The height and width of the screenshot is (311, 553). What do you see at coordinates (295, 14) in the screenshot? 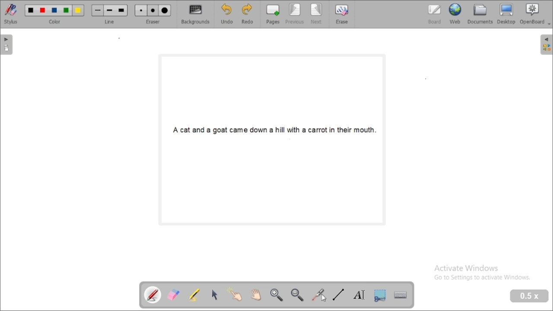
I see `previous` at bounding box center [295, 14].